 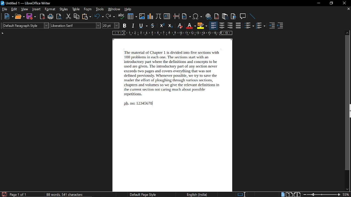 What do you see at coordinates (272, 26) in the screenshot?
I see `increase indent` at bounding box center [272, 26].